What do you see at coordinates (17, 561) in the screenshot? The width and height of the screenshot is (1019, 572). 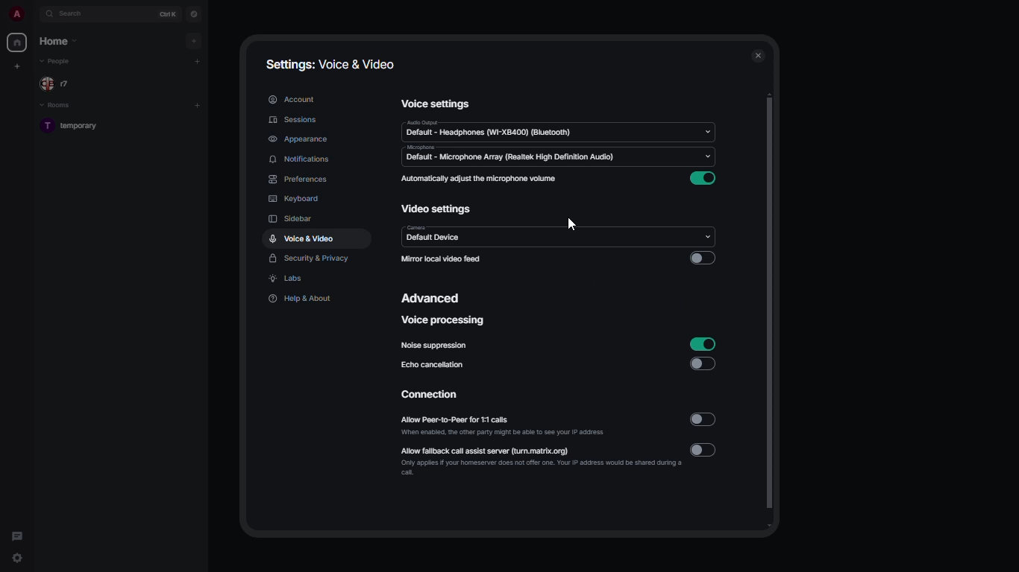 I see `quick settings` at bounding box center [17, 561].